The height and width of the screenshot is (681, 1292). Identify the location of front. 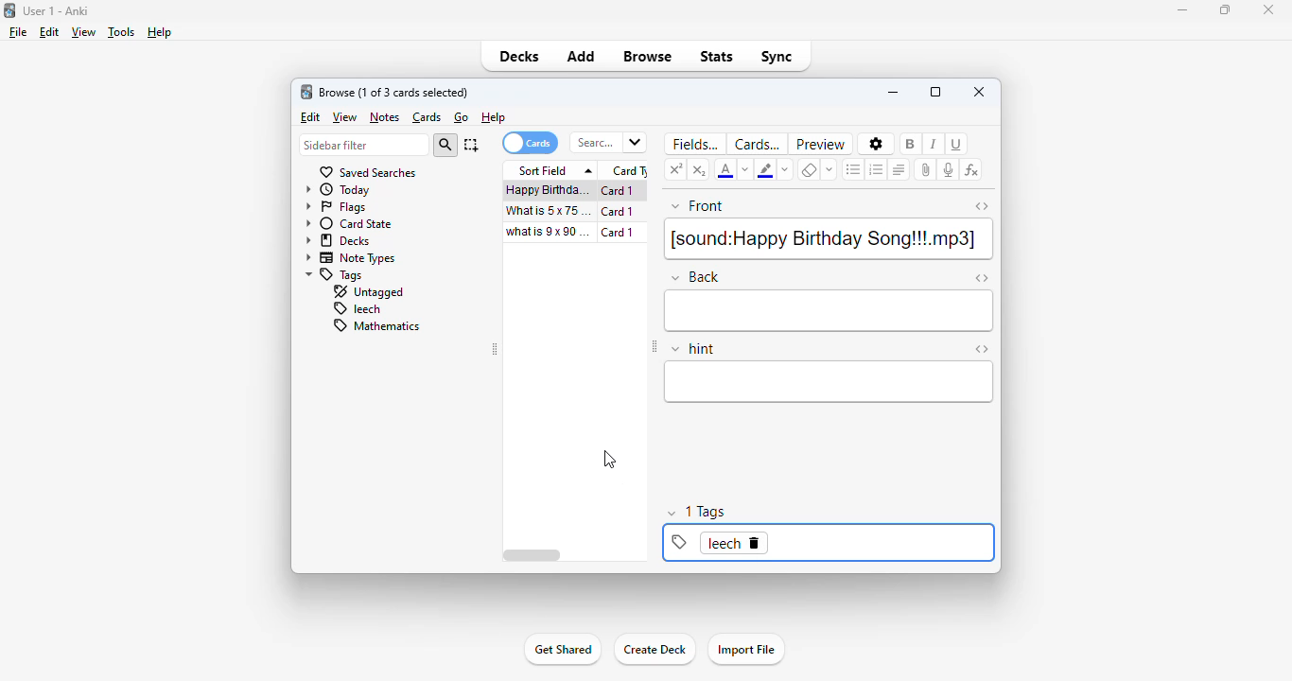
(698, 207).